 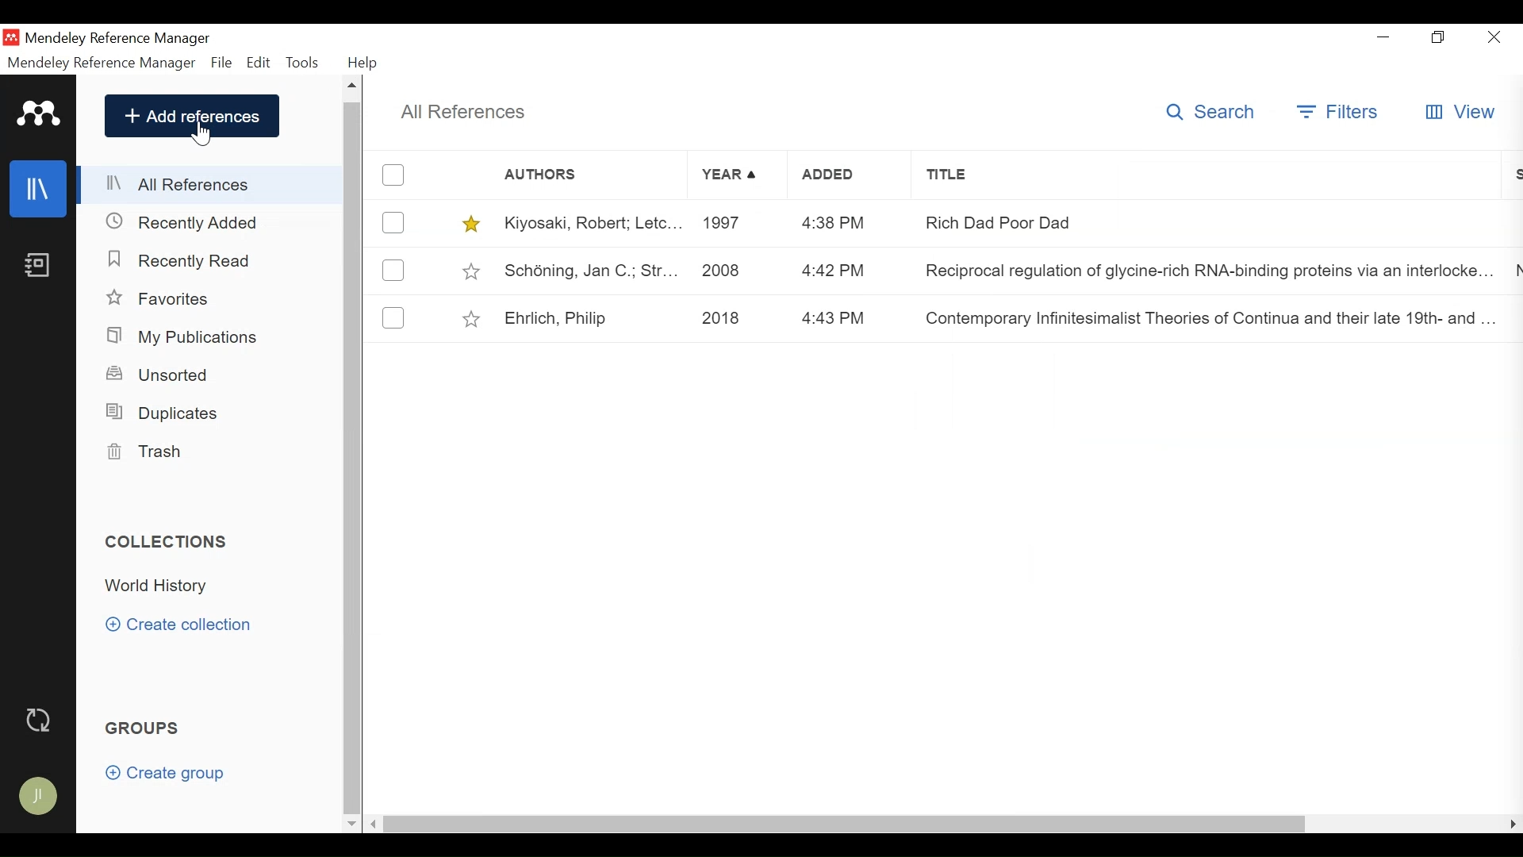 What do you see at coordinates (1437, 38) in the screenshot?
I see `Restore` at bounding box center [1437, 38].